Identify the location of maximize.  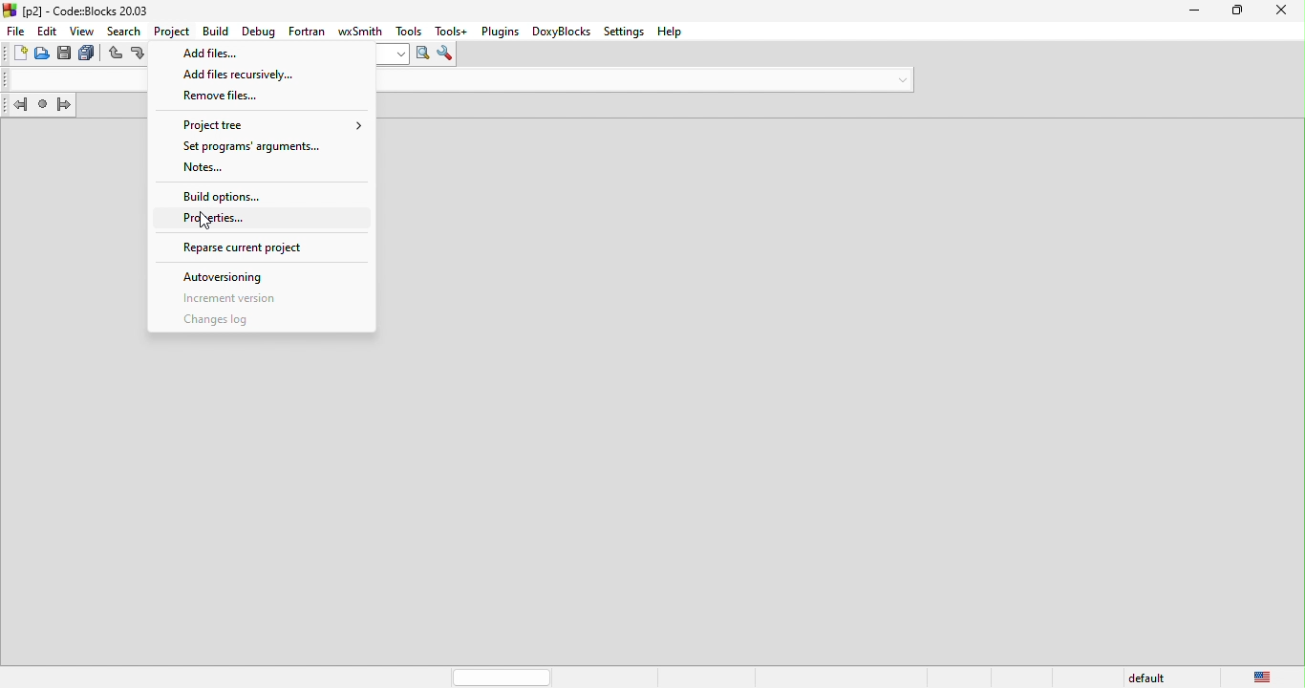
(1238, 11).